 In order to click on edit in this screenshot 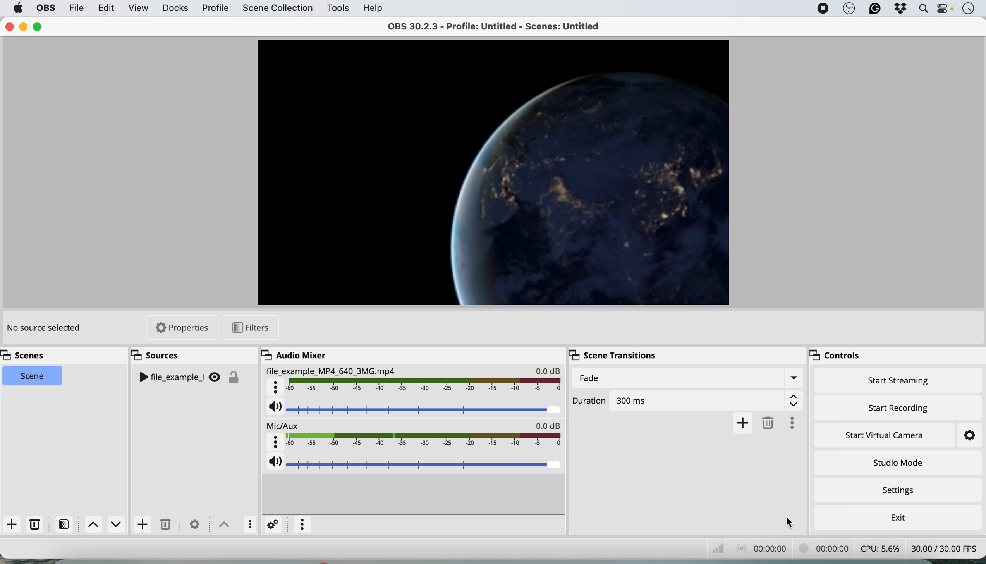, I will do `click(105, 8)`.